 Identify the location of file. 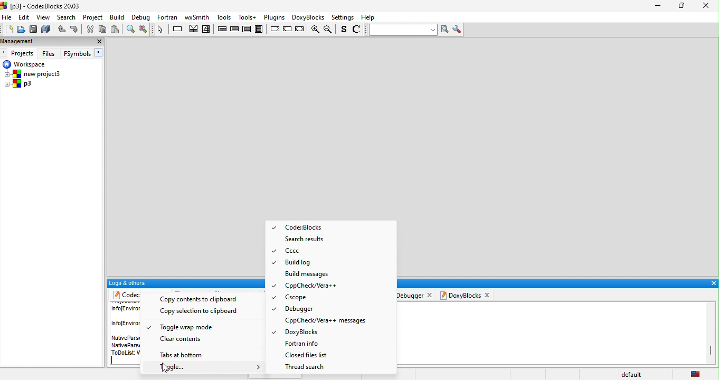
(7, 17).